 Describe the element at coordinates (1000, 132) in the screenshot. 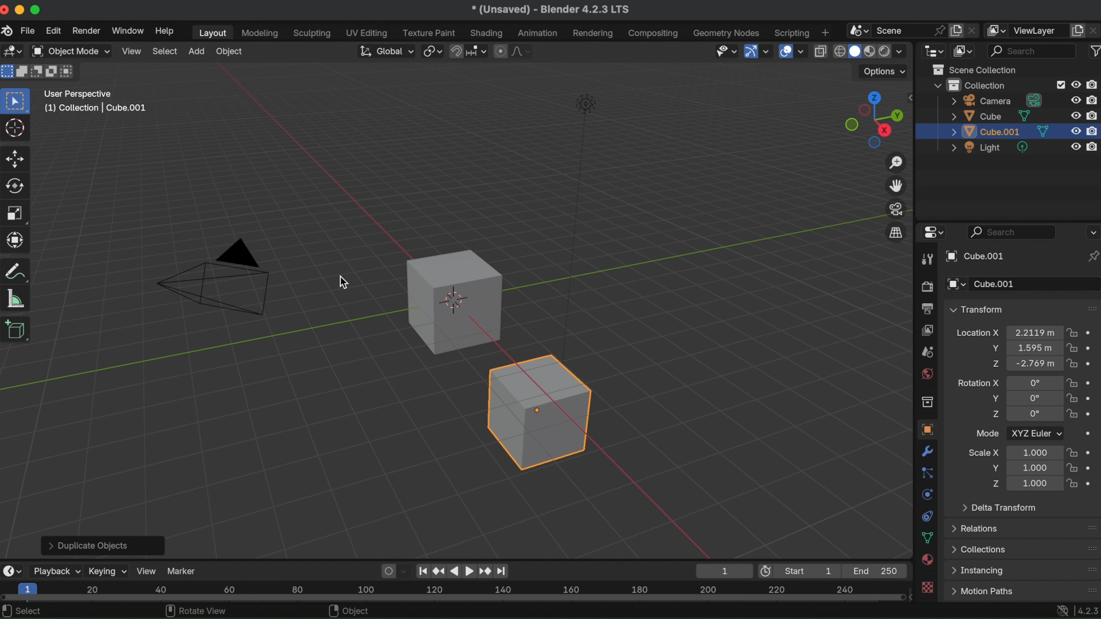

I see `duplicated cube layer` at that location.